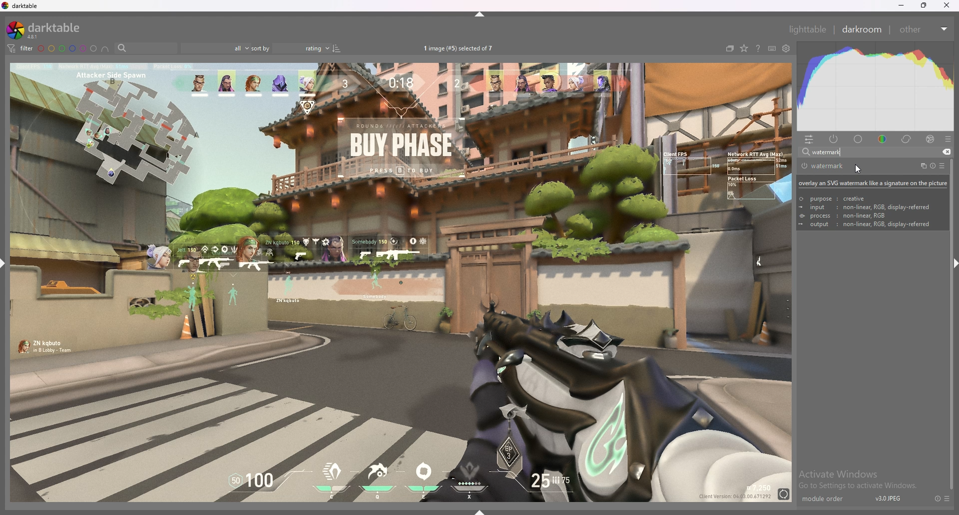  What do you see at coordinates (772, 49) in the screenshot?
I see `keyboard shortcut` at bounding box center [772, 49].